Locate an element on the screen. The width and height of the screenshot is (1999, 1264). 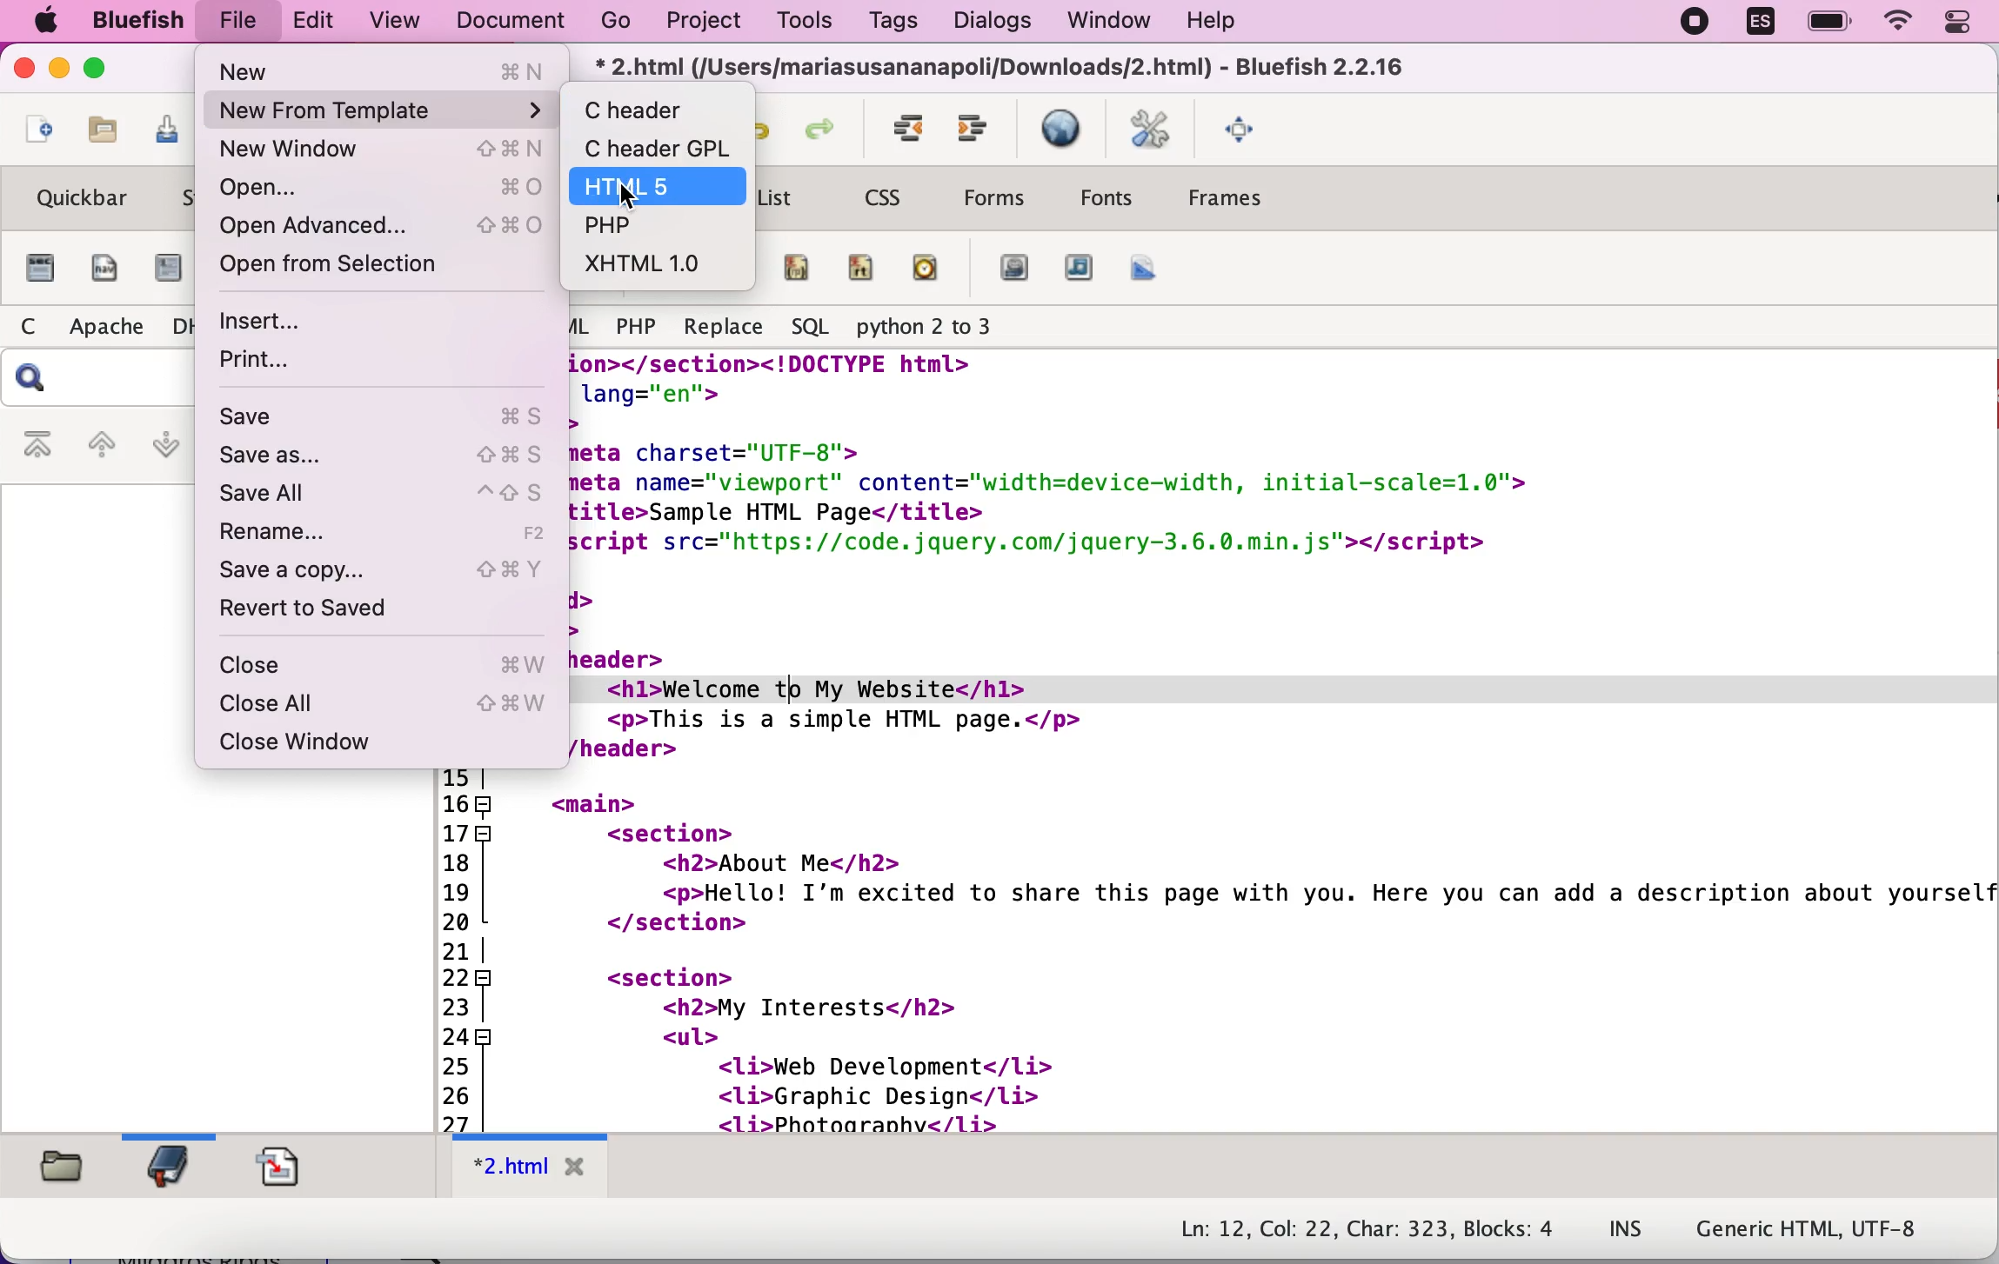
frames is located at coordinates (1228, 199).